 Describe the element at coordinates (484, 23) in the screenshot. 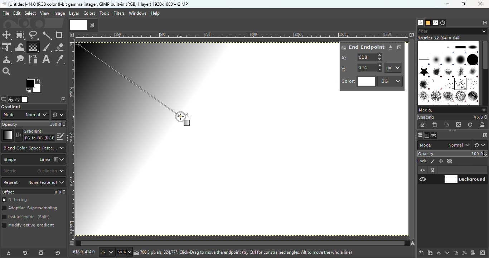

I see `Configure this tab` at that location.